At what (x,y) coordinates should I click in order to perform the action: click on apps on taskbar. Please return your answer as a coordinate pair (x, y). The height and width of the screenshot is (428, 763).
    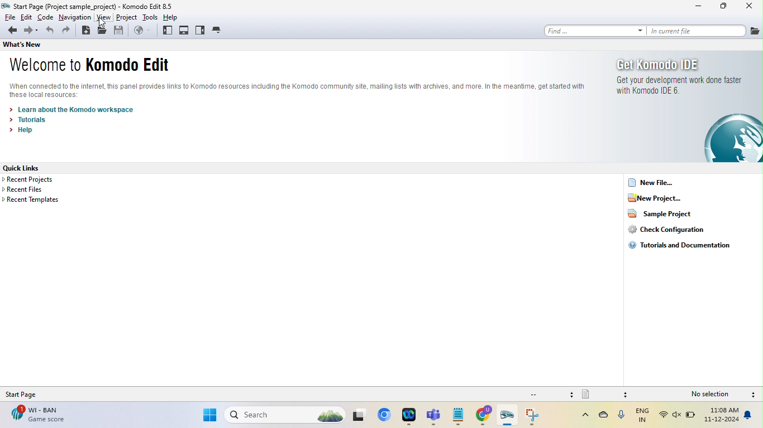
    Looking at the image, I should click on (535, 416).